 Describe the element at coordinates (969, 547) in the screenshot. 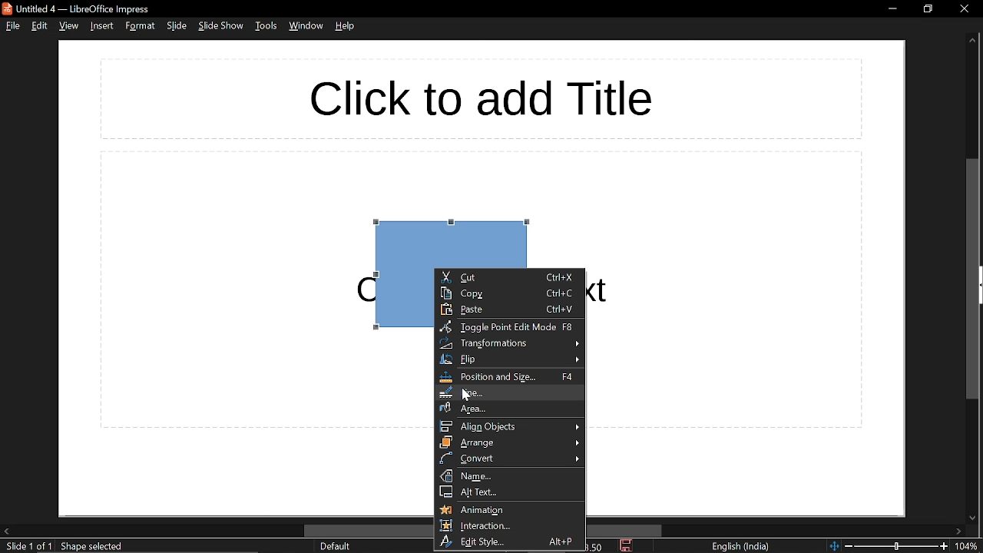

I see `zoom` at that location.